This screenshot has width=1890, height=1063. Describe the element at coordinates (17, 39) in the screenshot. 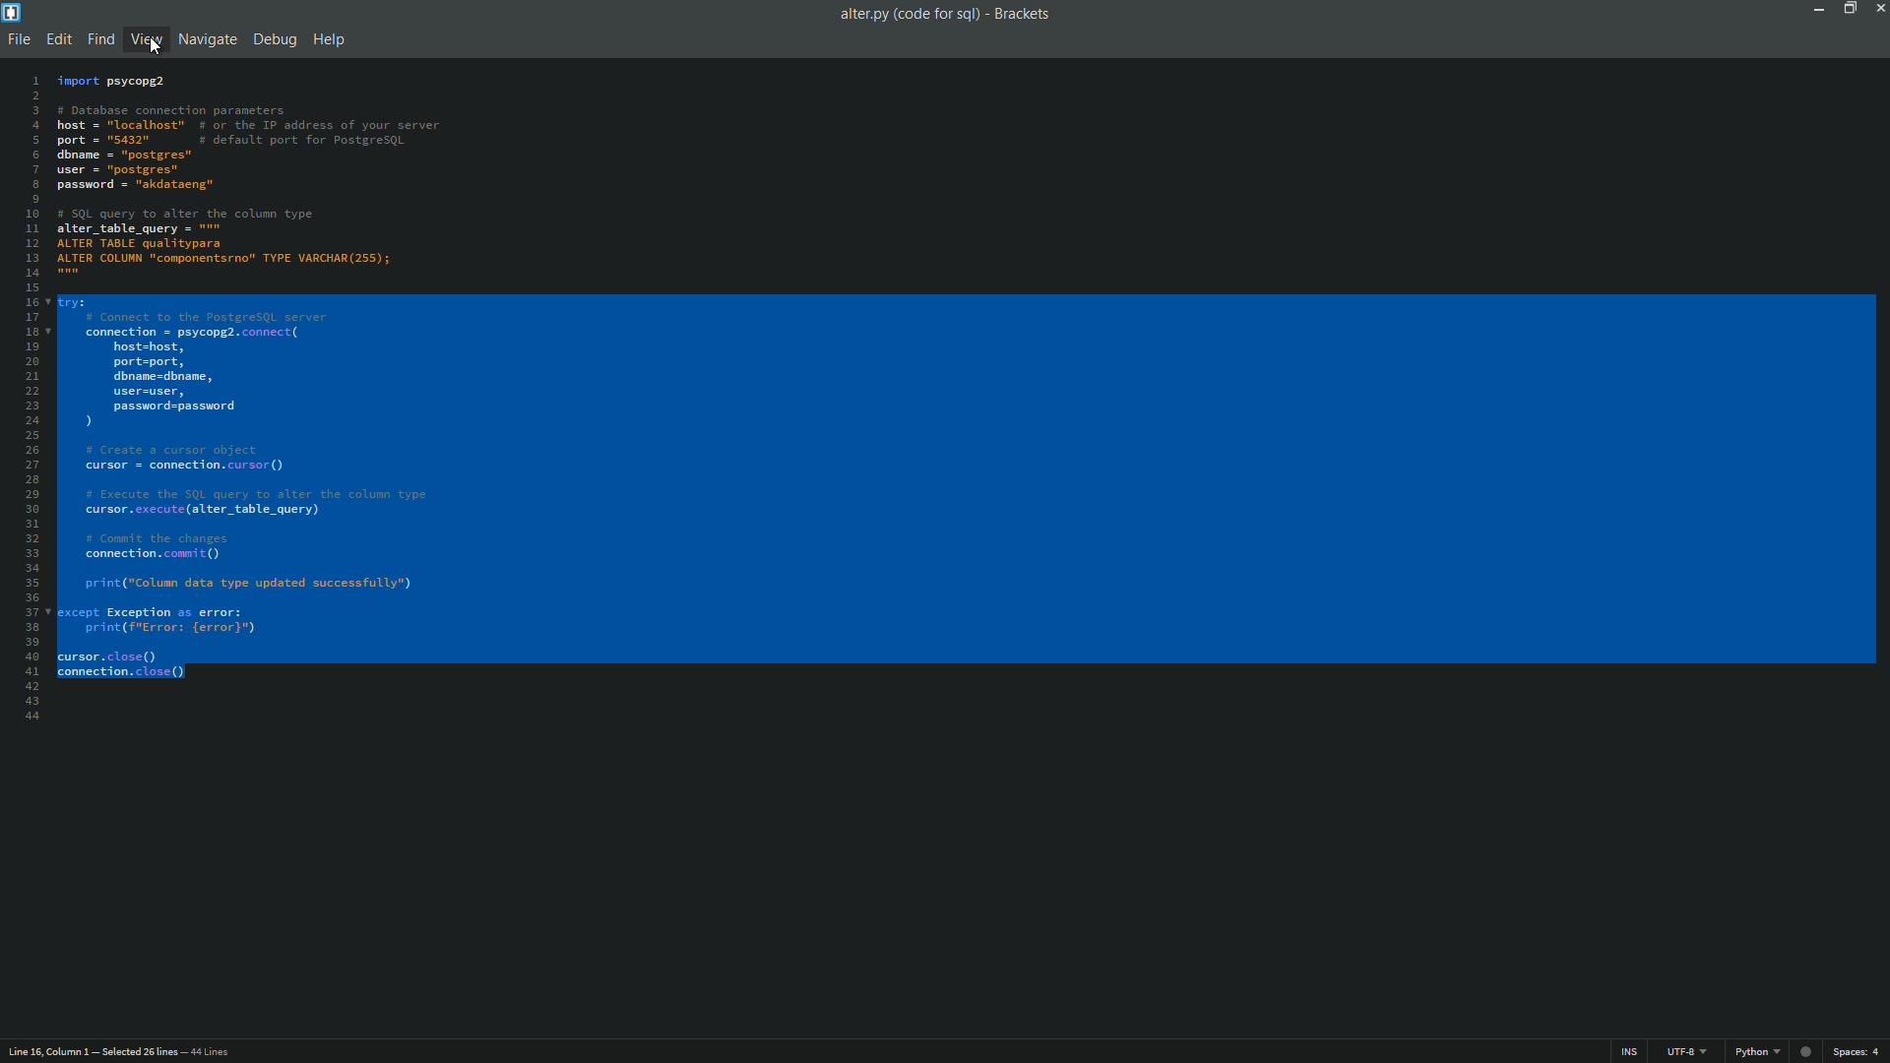

I see `file menu` at that location.